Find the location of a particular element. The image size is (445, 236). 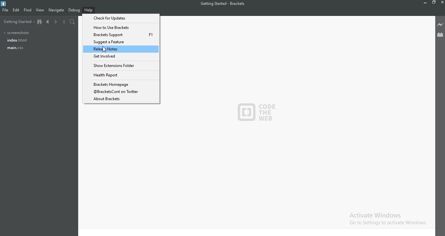

Index.html is located at coordinates (19, 41).